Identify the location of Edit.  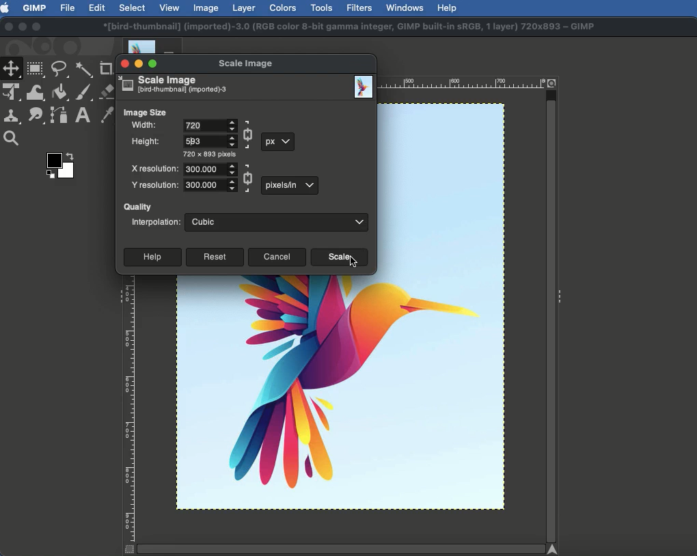
(96, 8).